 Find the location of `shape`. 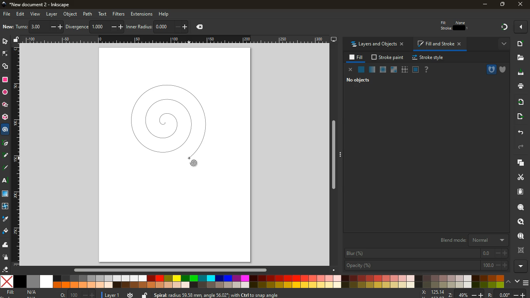

shape is located at coordinates (6, 67).